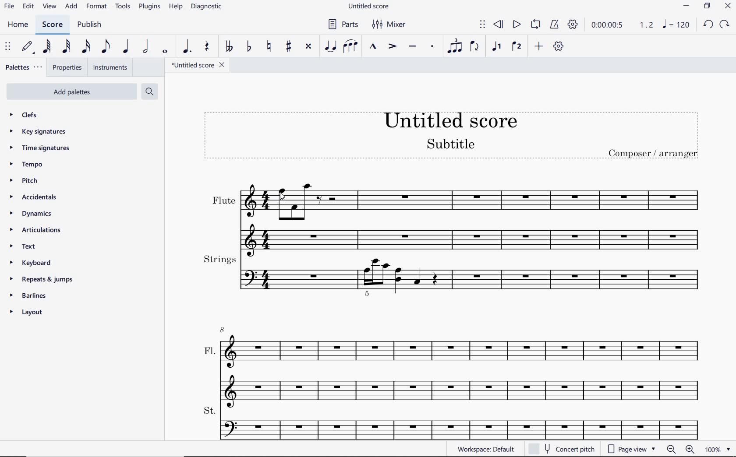 The width and height of the screenshot is (736, 457). What do you see at coordinates (563, 449) in the screenshot?
I see `concert pitch` at bounding box center [563, 449].